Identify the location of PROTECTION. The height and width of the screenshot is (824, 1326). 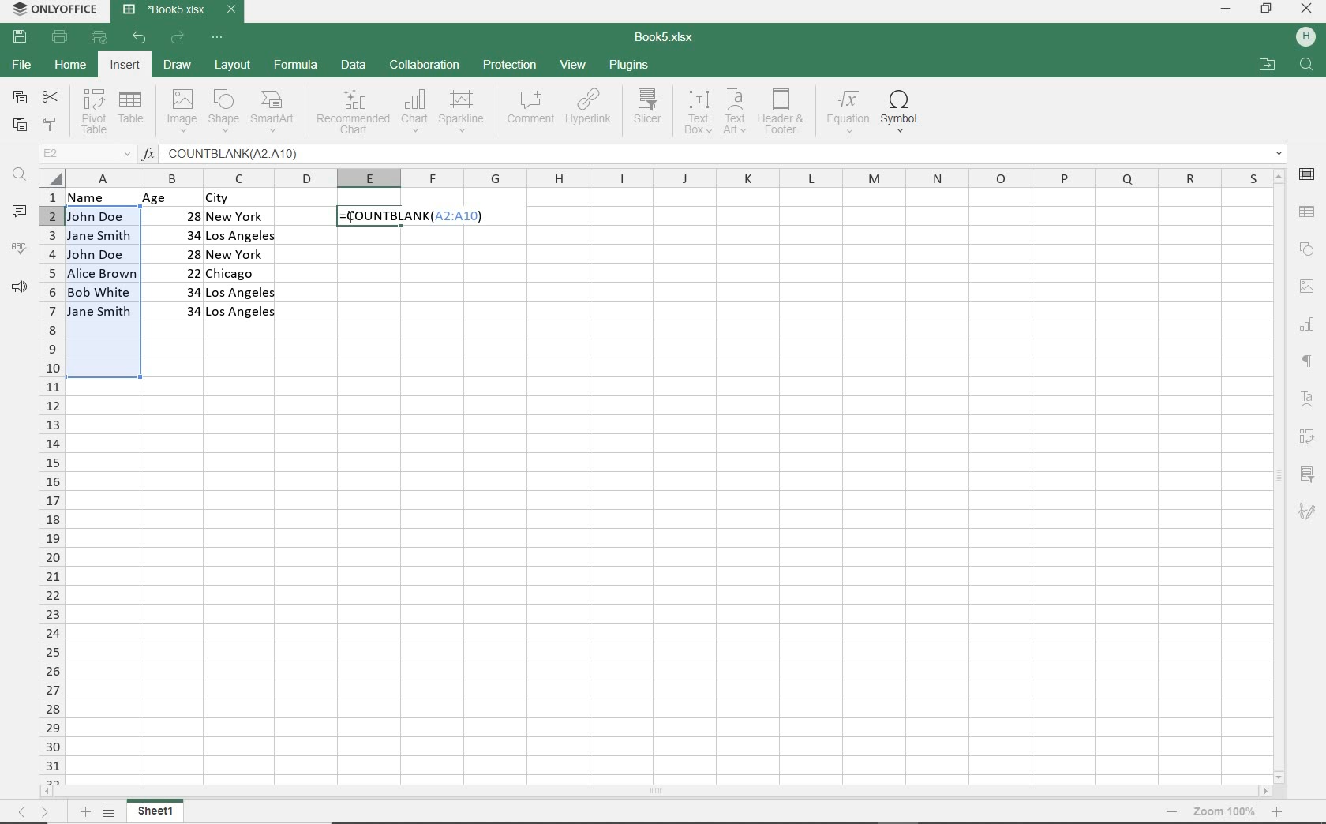
(511, 66).